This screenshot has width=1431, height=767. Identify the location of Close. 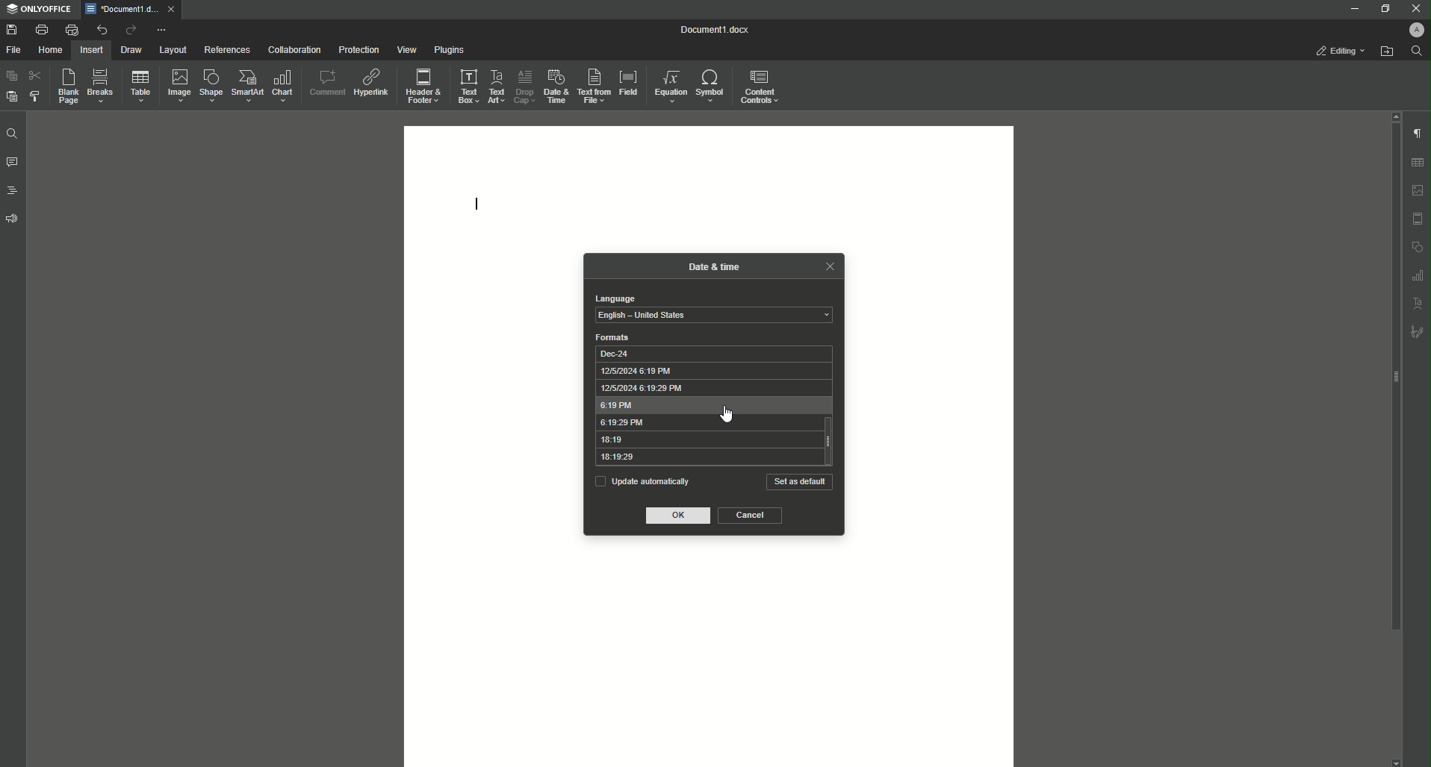
(1415, 8).